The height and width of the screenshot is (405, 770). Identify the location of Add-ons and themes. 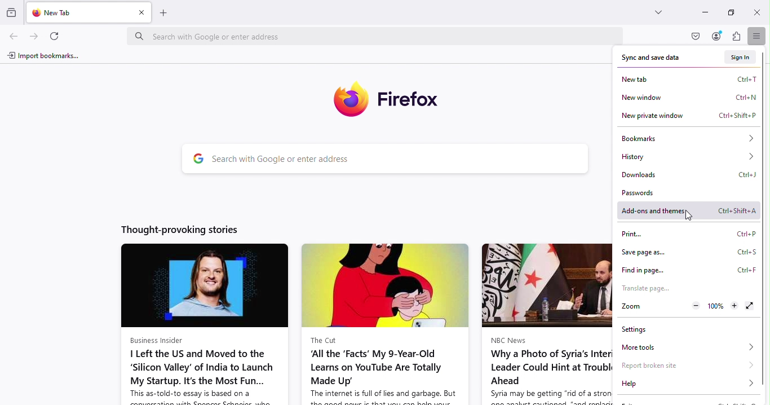
(687, 211).